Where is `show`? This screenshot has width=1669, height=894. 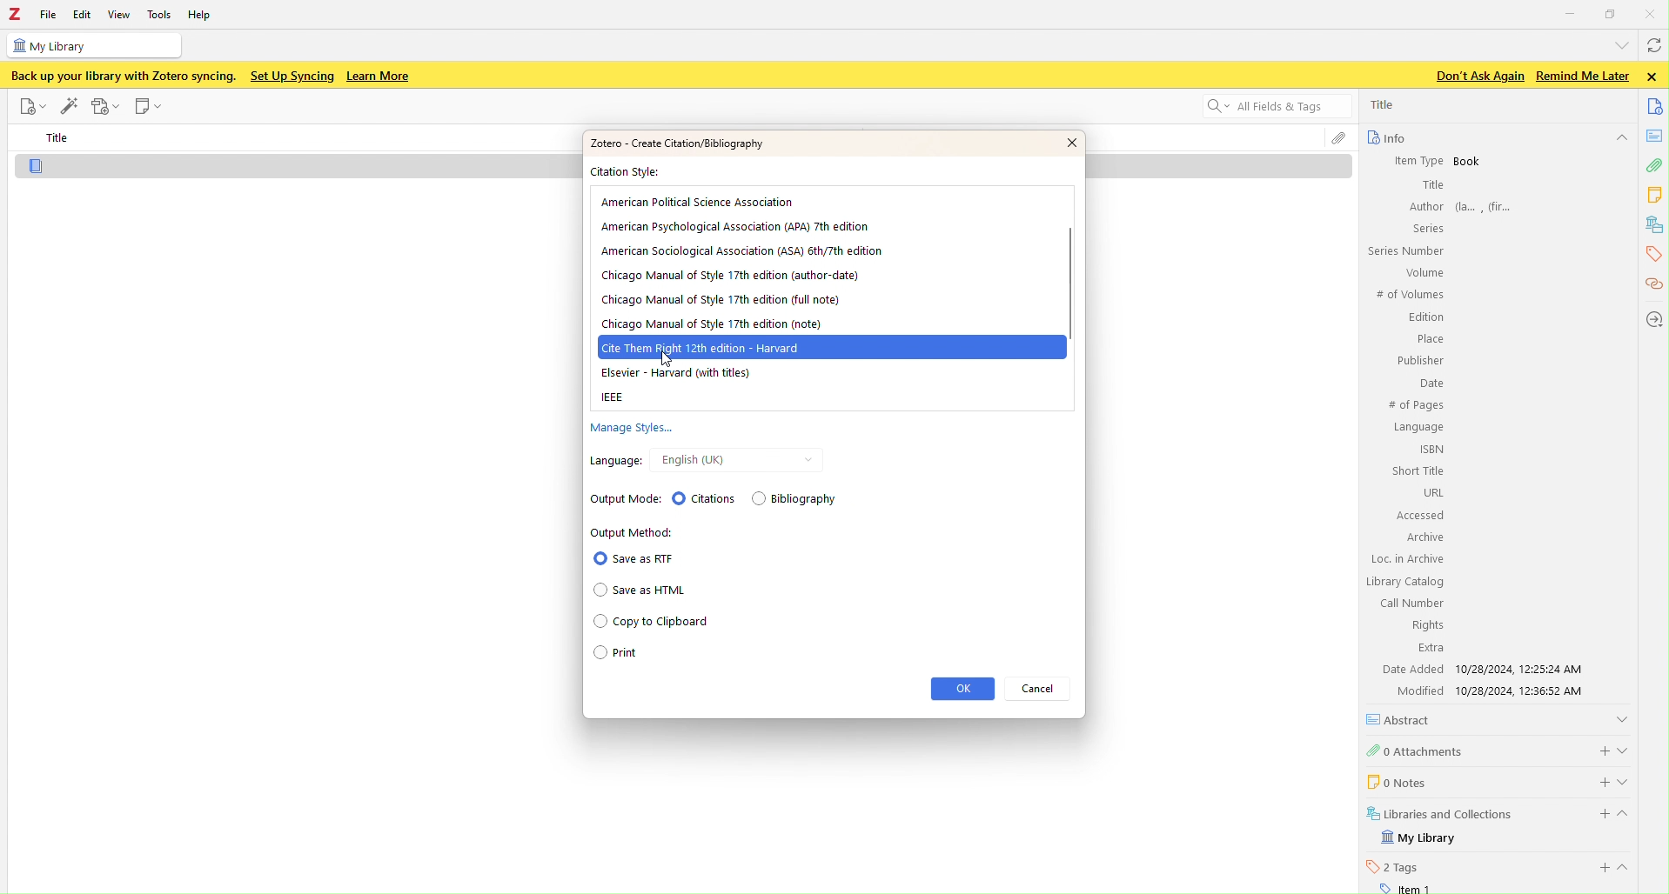 show is located at coordinates (1622, 717).